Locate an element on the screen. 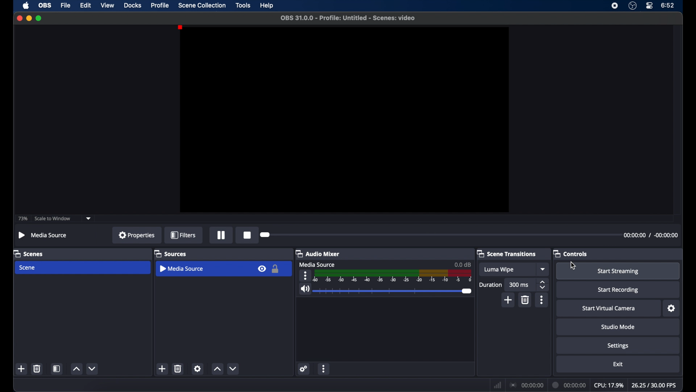 The width and height of the screenshot is (696, 392). delete is located at coordinates (526, 300).